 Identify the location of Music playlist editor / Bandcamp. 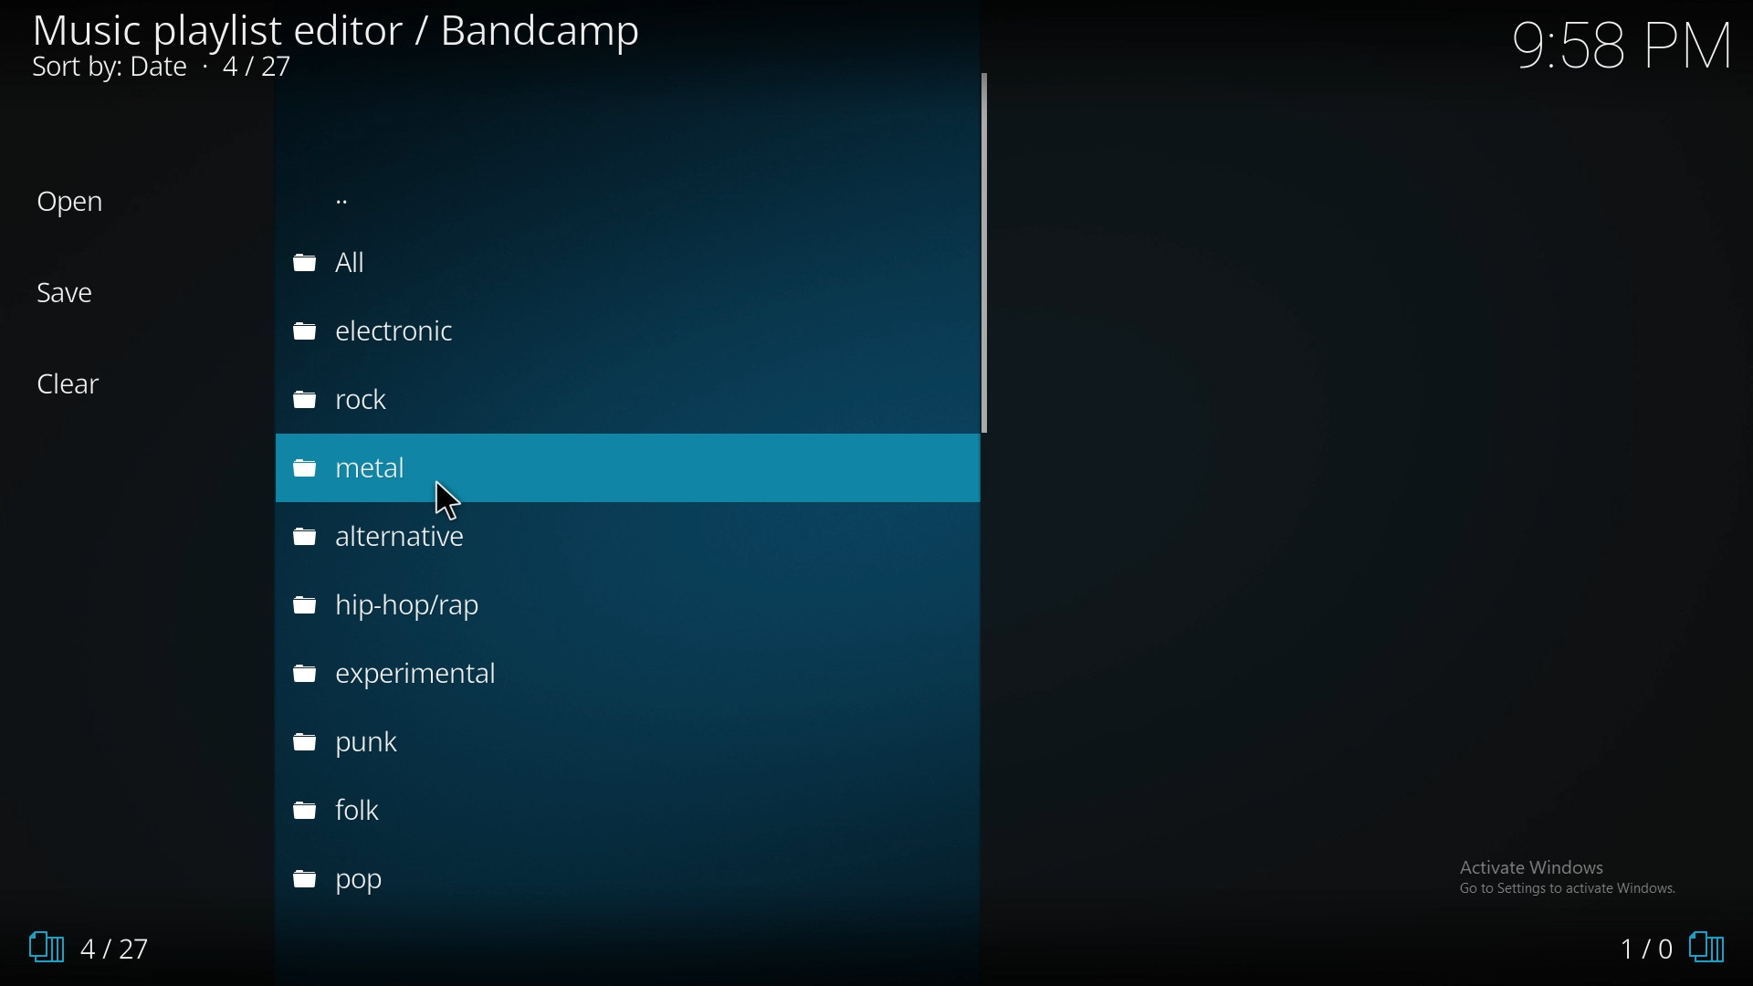
(338, 31).